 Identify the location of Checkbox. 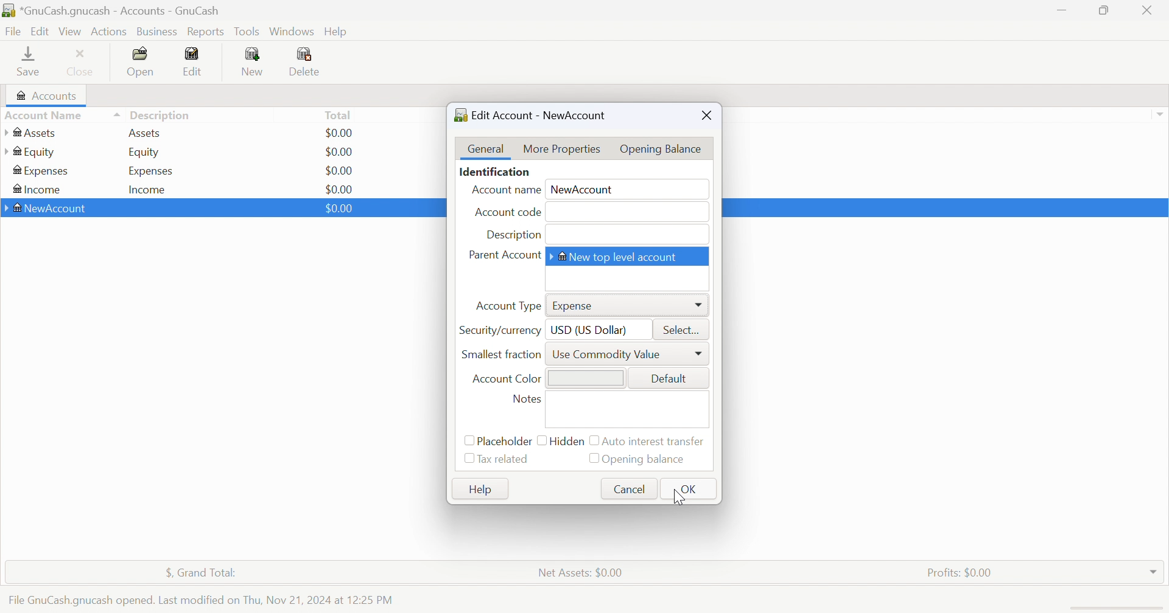
(463, 440).